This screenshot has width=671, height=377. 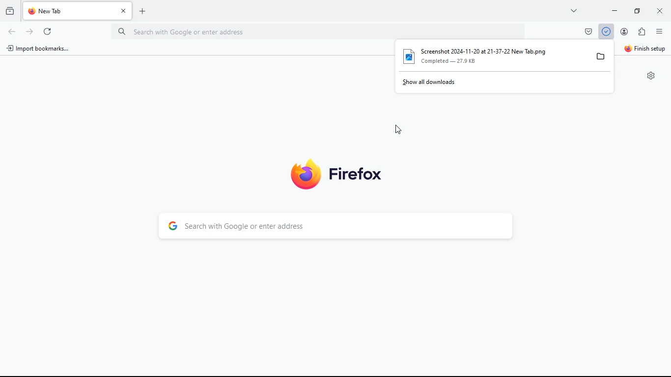 What do you see at coordinates (48, 32) in the screenshot?
I see `refresh` at bounding box center [48, 32].